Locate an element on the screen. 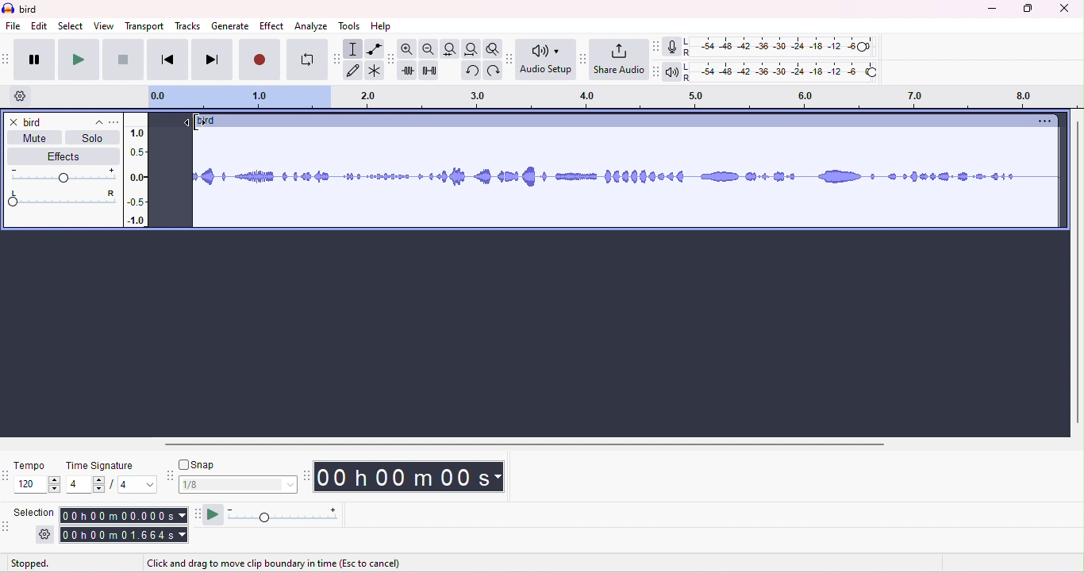  edit tools is located at coordinates (390, 58).